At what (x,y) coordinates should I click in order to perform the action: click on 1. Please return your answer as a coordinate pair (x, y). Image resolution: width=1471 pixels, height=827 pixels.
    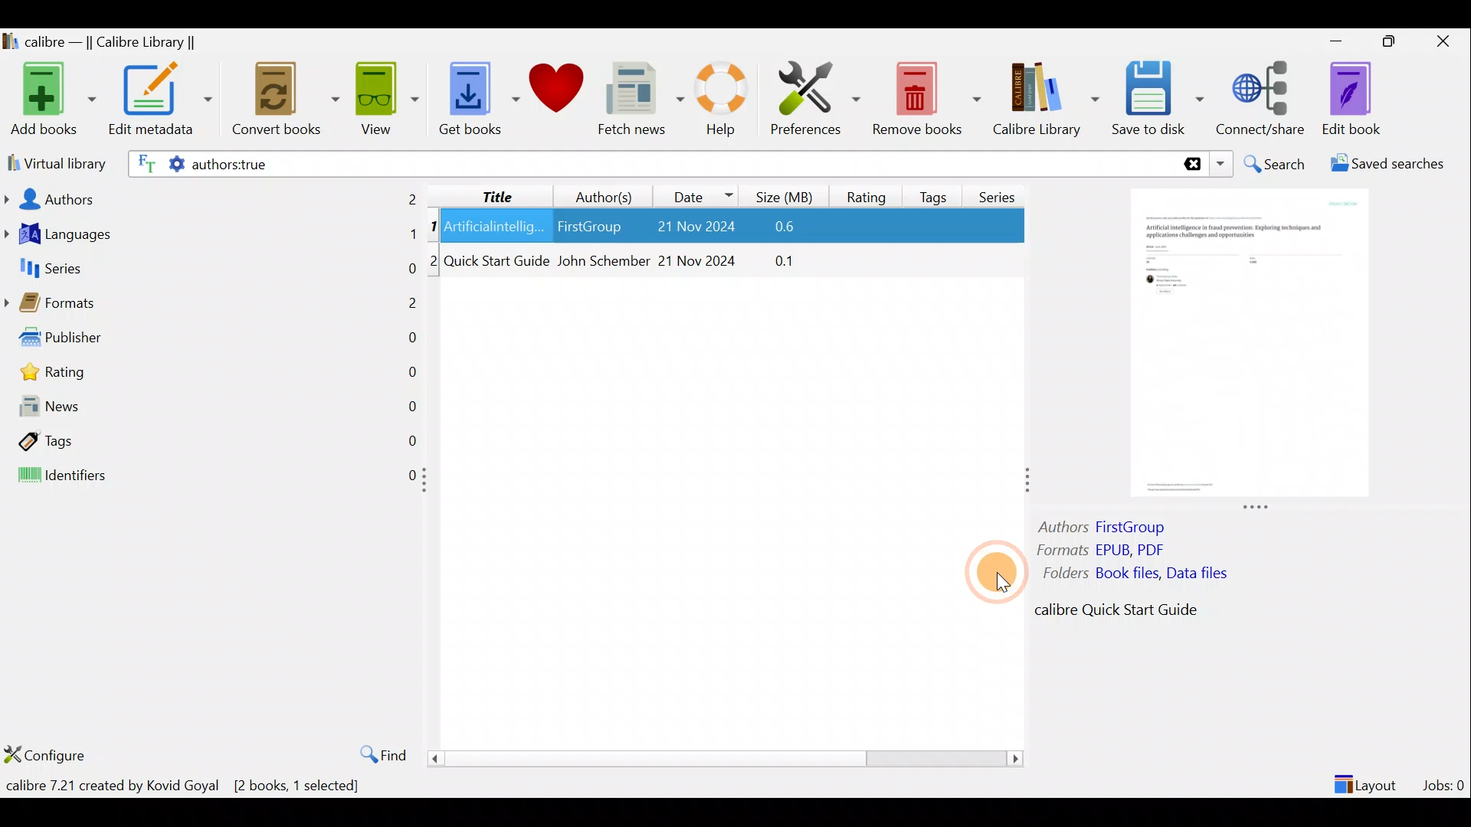
    Looking at the image, I should click on (434, 227).